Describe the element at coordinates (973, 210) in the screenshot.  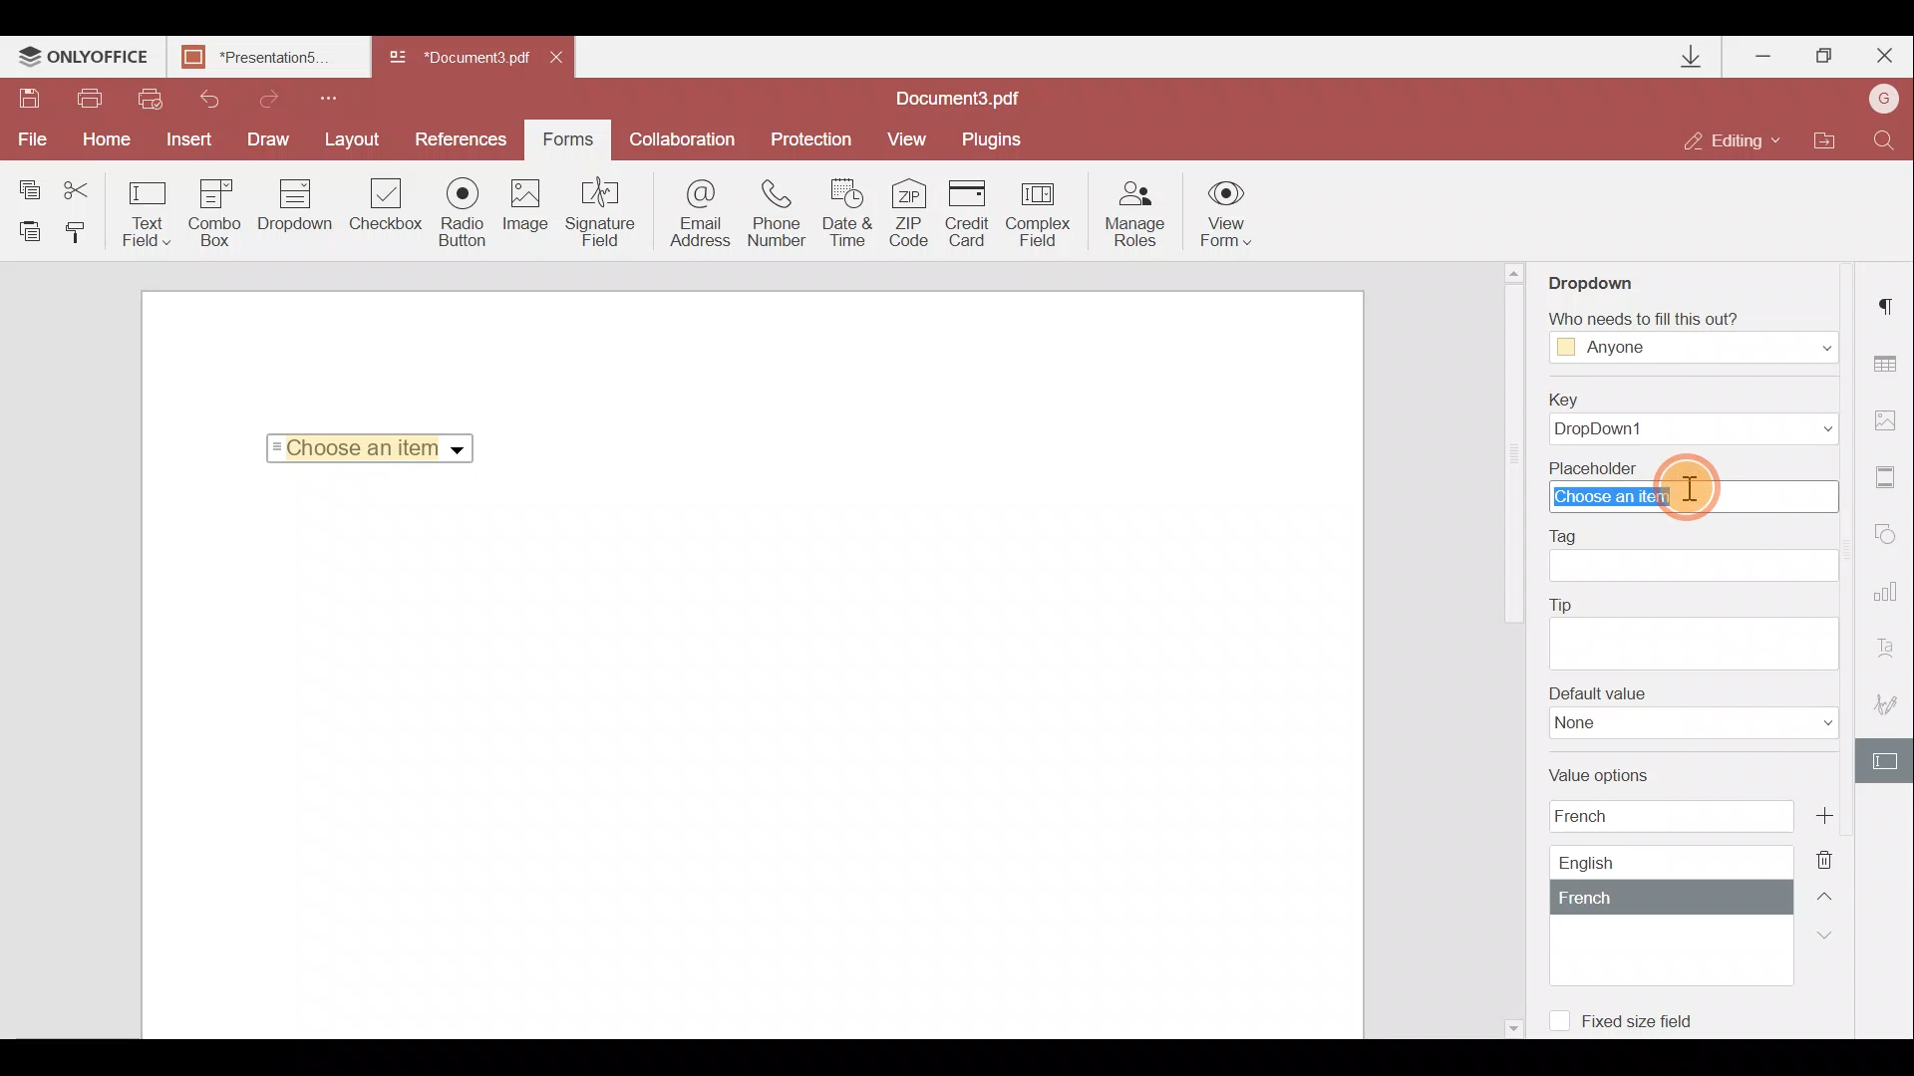
I see `Credit card` at that location.